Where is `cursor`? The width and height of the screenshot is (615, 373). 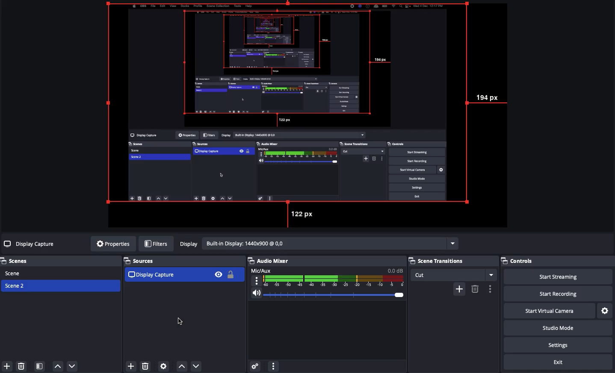
cursor is located at coordinates (179, 321).